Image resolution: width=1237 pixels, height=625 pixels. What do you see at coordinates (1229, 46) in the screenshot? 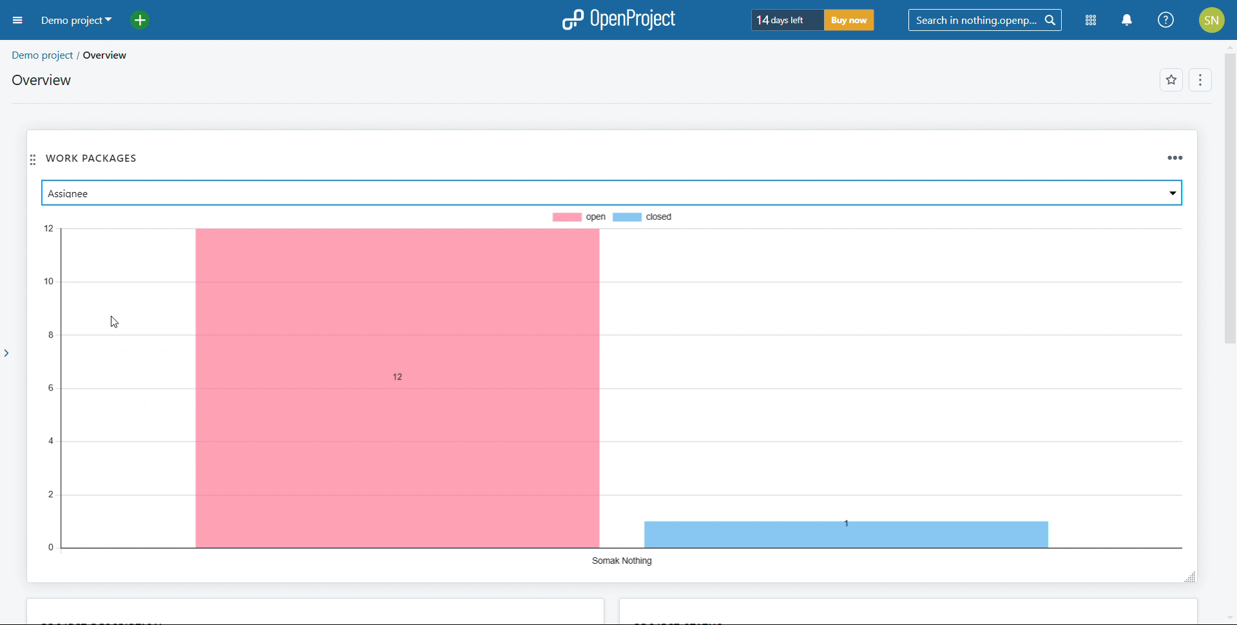
I see `scroll up` at bounding box center [1229, 46].